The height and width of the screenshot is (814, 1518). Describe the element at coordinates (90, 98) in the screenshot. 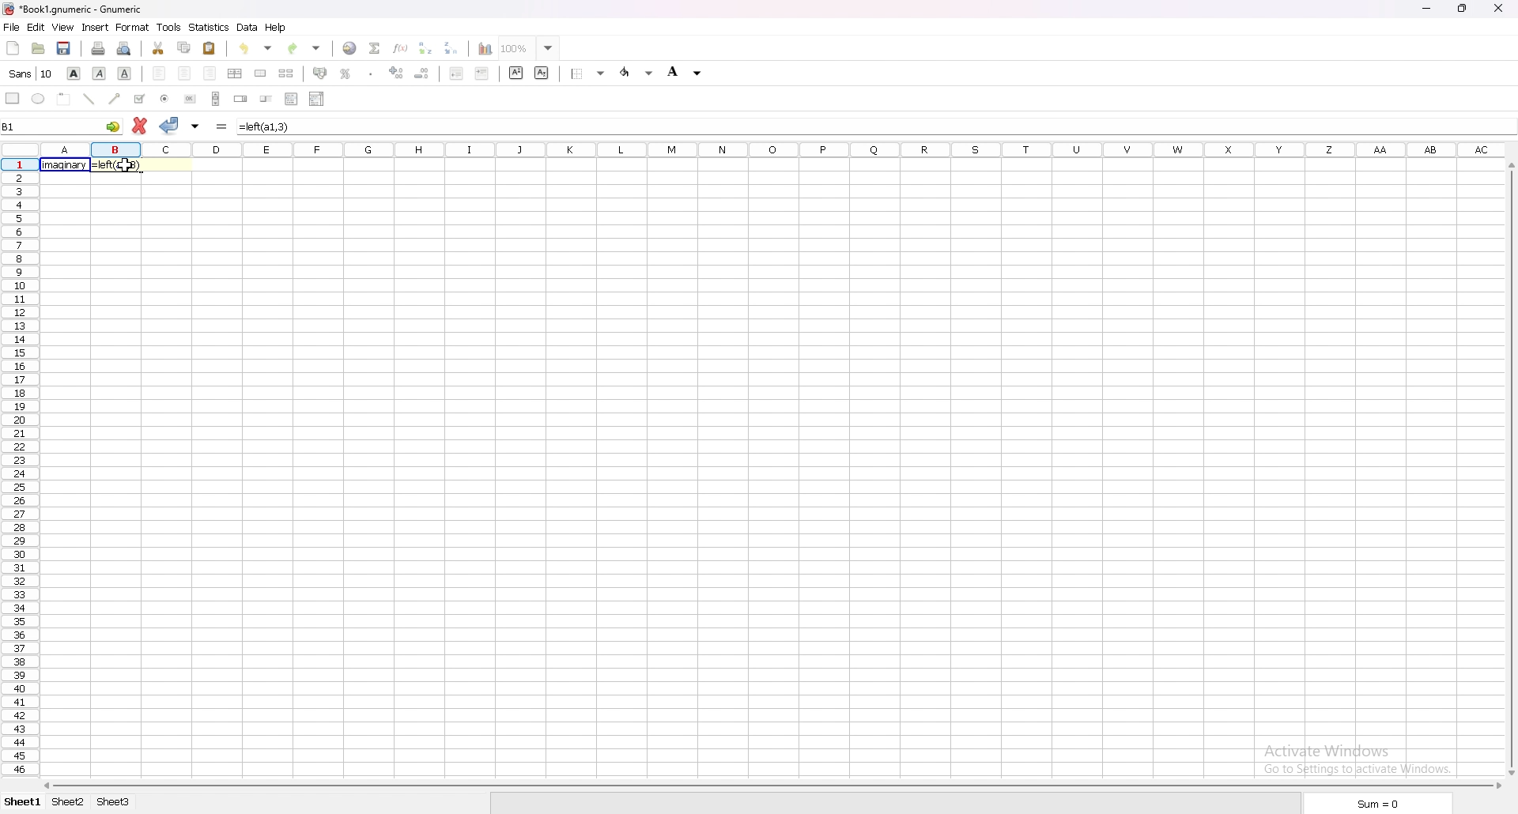

I see `line` at that location.